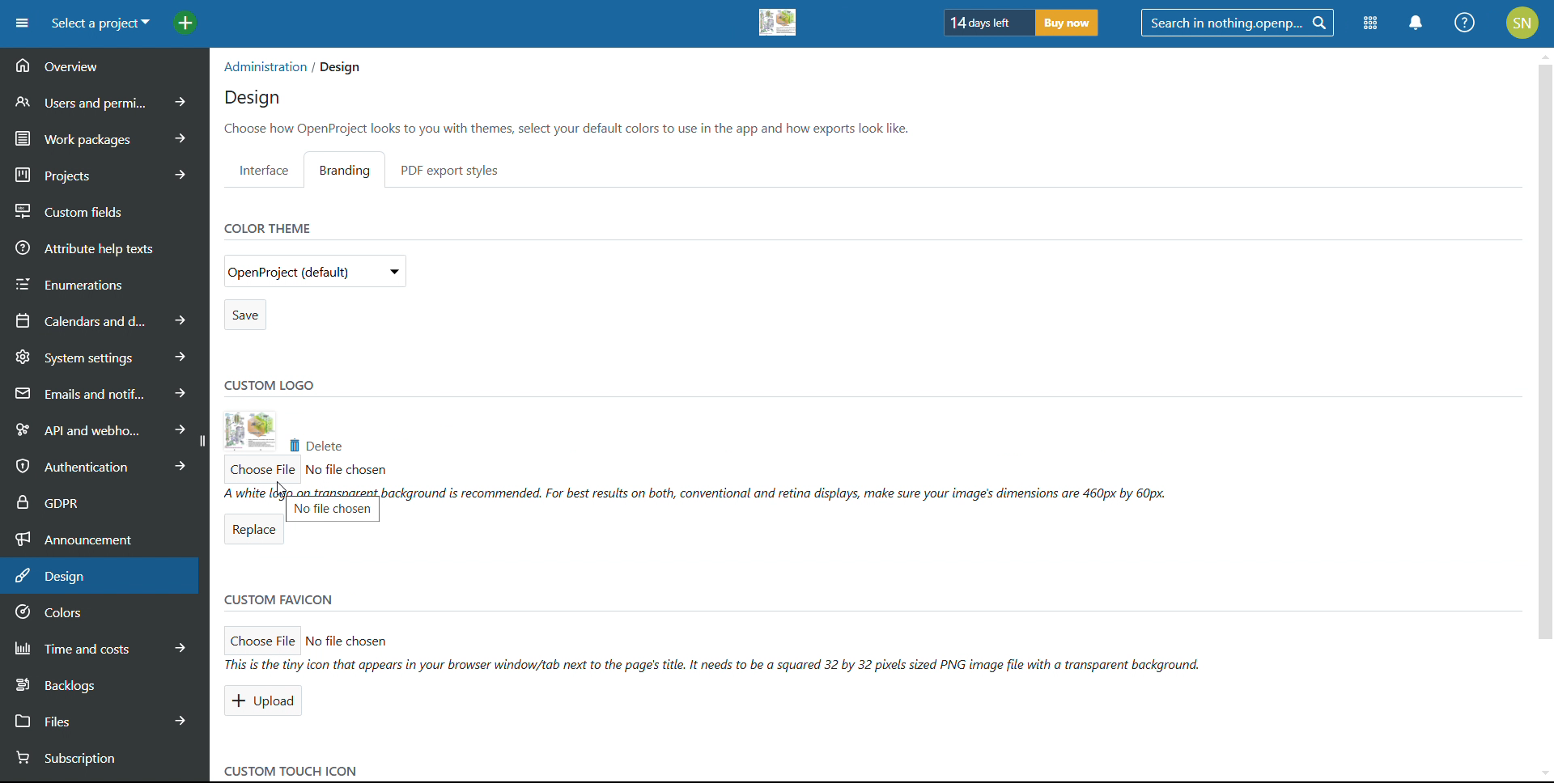 The width and height of the screenshot is (1554, 783). What do you see at coordinates (350, 170) in the screenshot?
I see `branding setting selected` at bounding box center [350, 170].